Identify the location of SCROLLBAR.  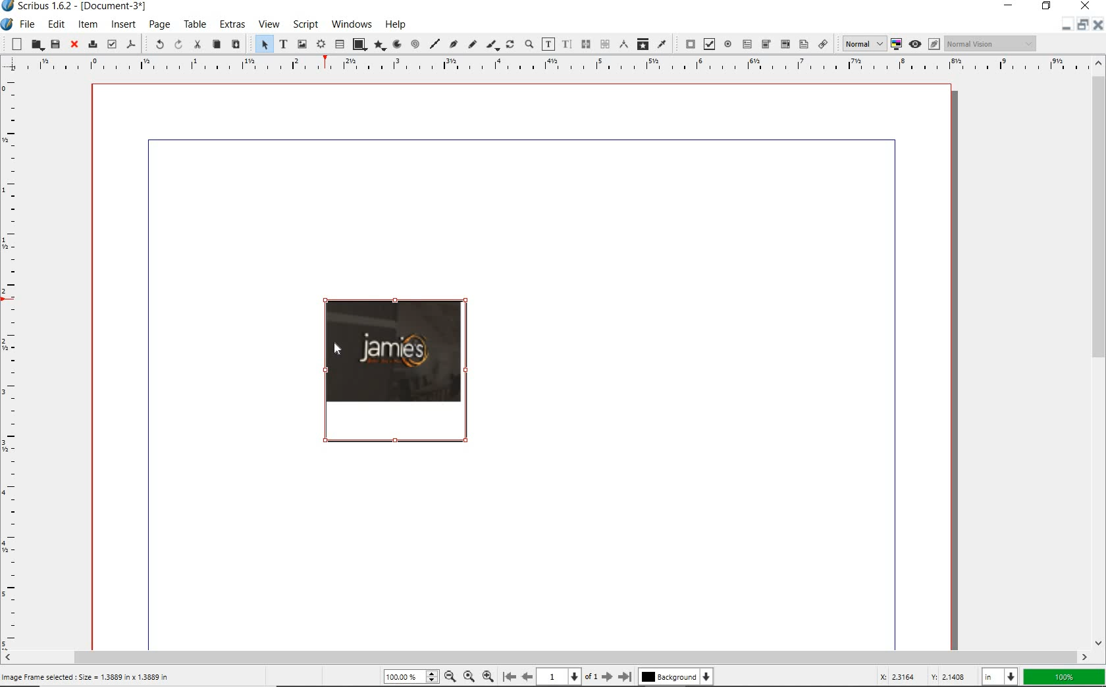
(545, 657).